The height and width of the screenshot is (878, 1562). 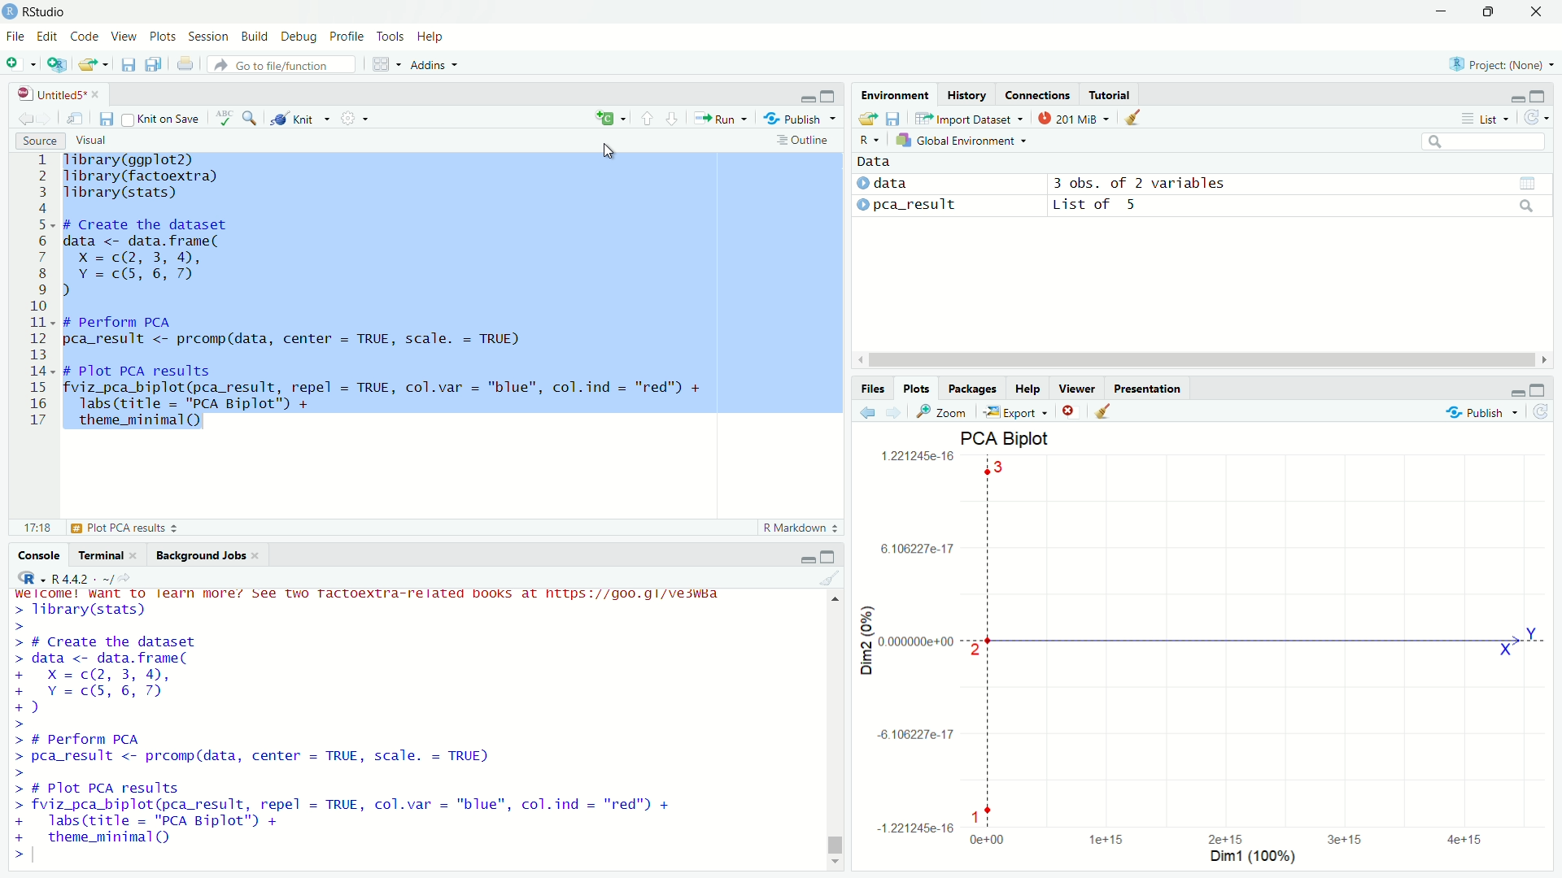 What do you see at coordinates (107, 555) in the screenshot?
I see `terminal` at bounding box center [107, 555].